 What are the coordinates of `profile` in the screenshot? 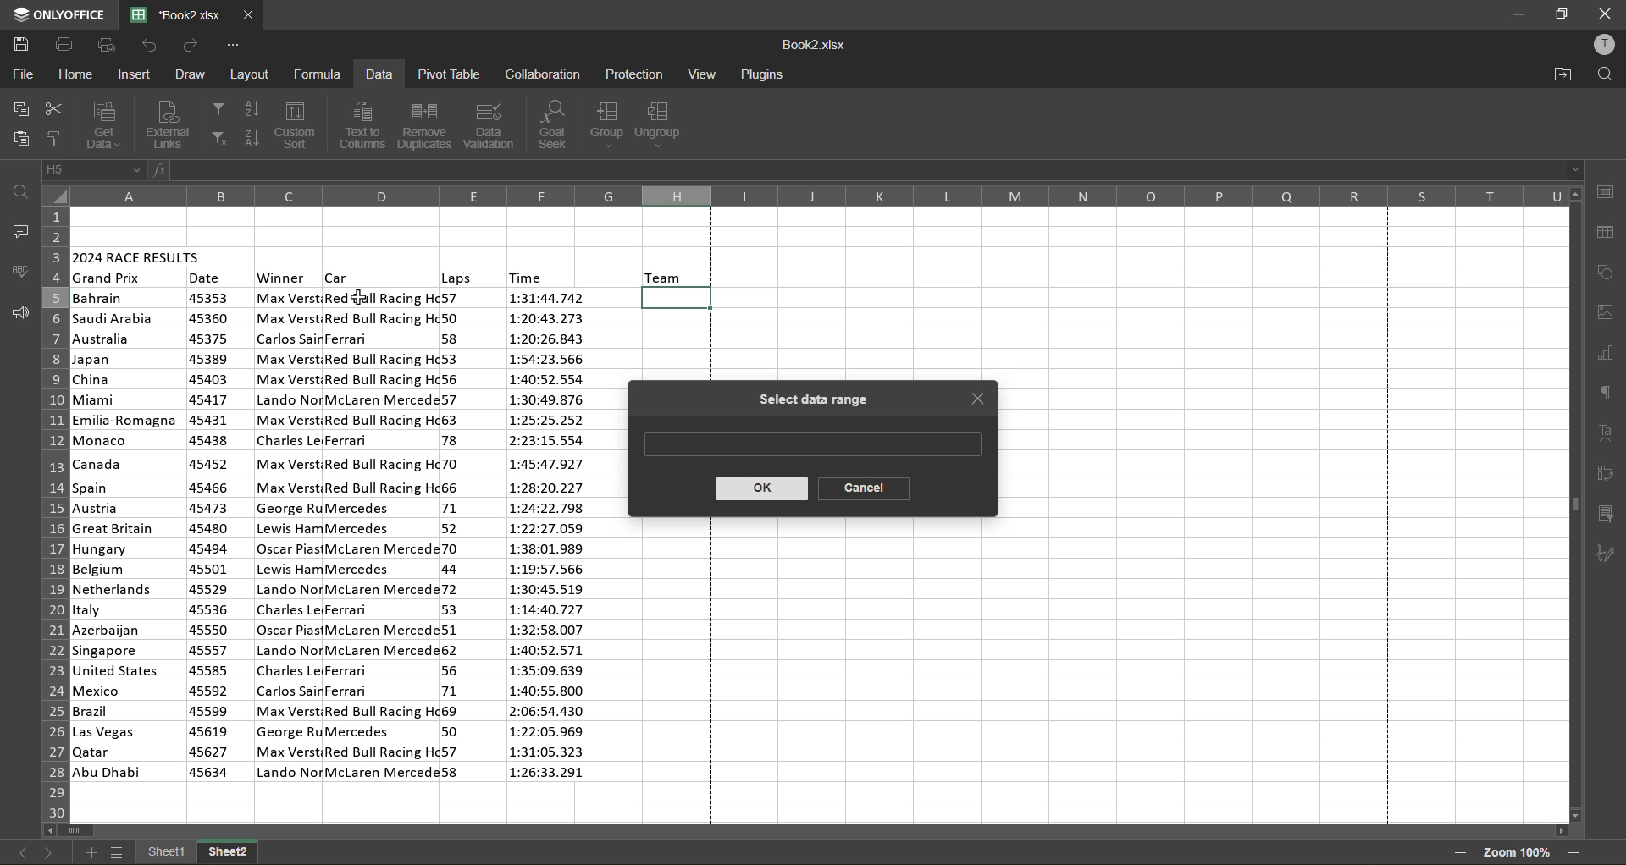 It's located at (1603, 47).